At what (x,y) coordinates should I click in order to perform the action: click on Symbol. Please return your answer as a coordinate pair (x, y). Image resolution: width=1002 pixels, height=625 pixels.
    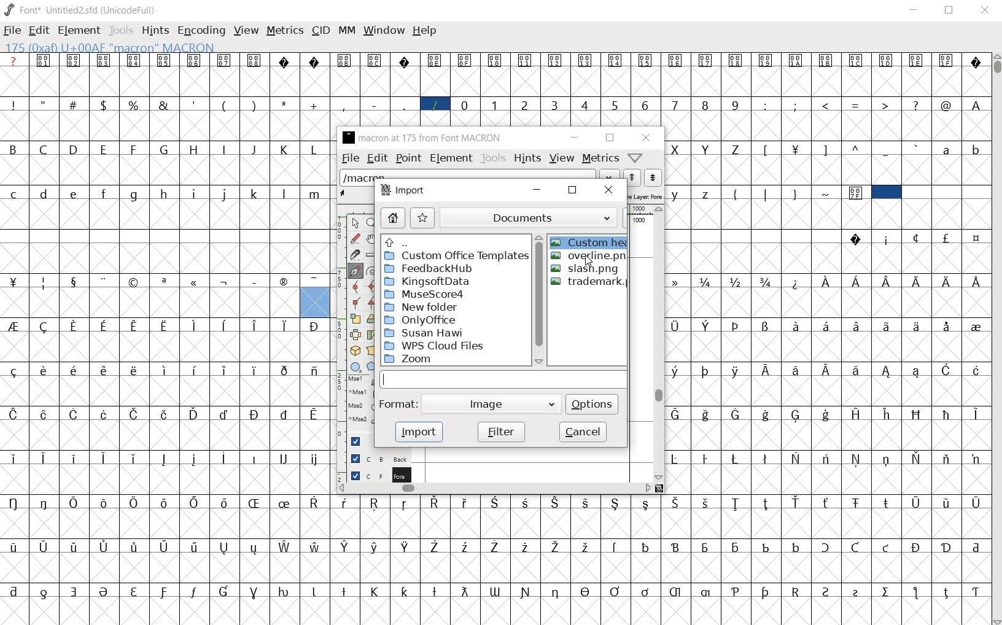
    Looking at the image, I should click on (707, 370).